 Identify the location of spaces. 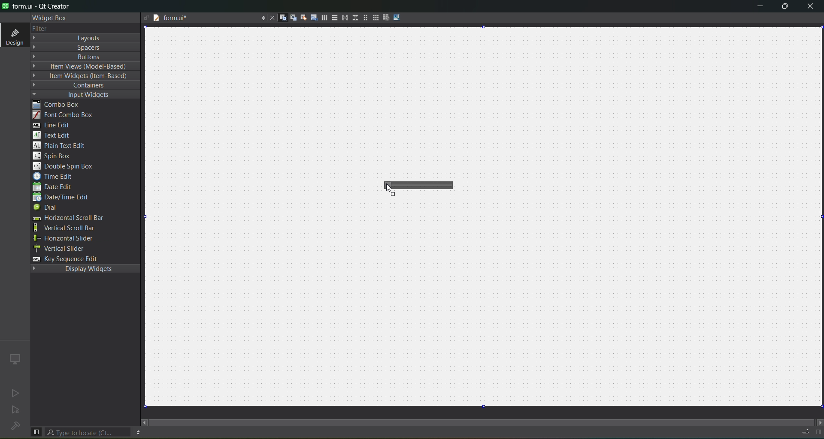
(74, 48).